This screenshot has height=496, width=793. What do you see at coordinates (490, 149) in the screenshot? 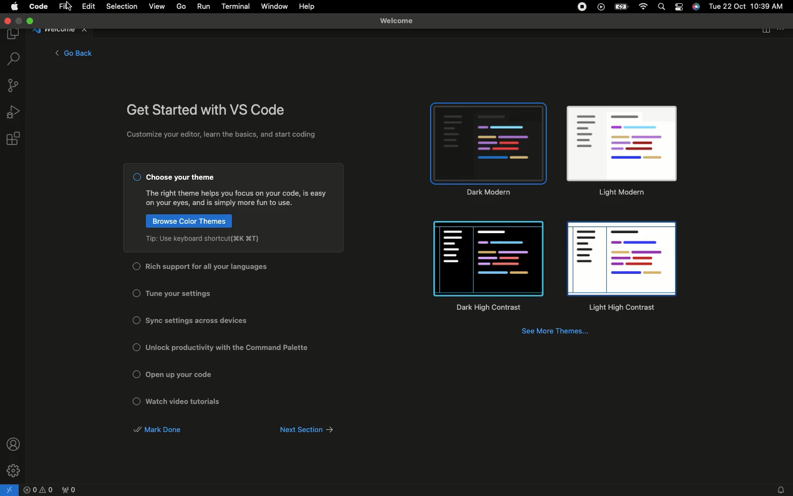
I see `Dark modem` at bounding box center [490, 149].